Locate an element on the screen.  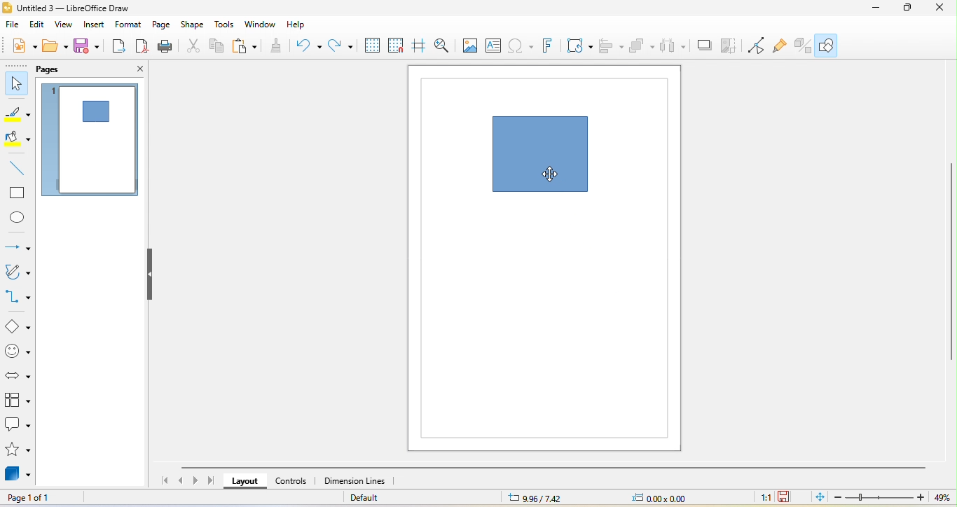
clone formatting is located at coordinates (276, 46).